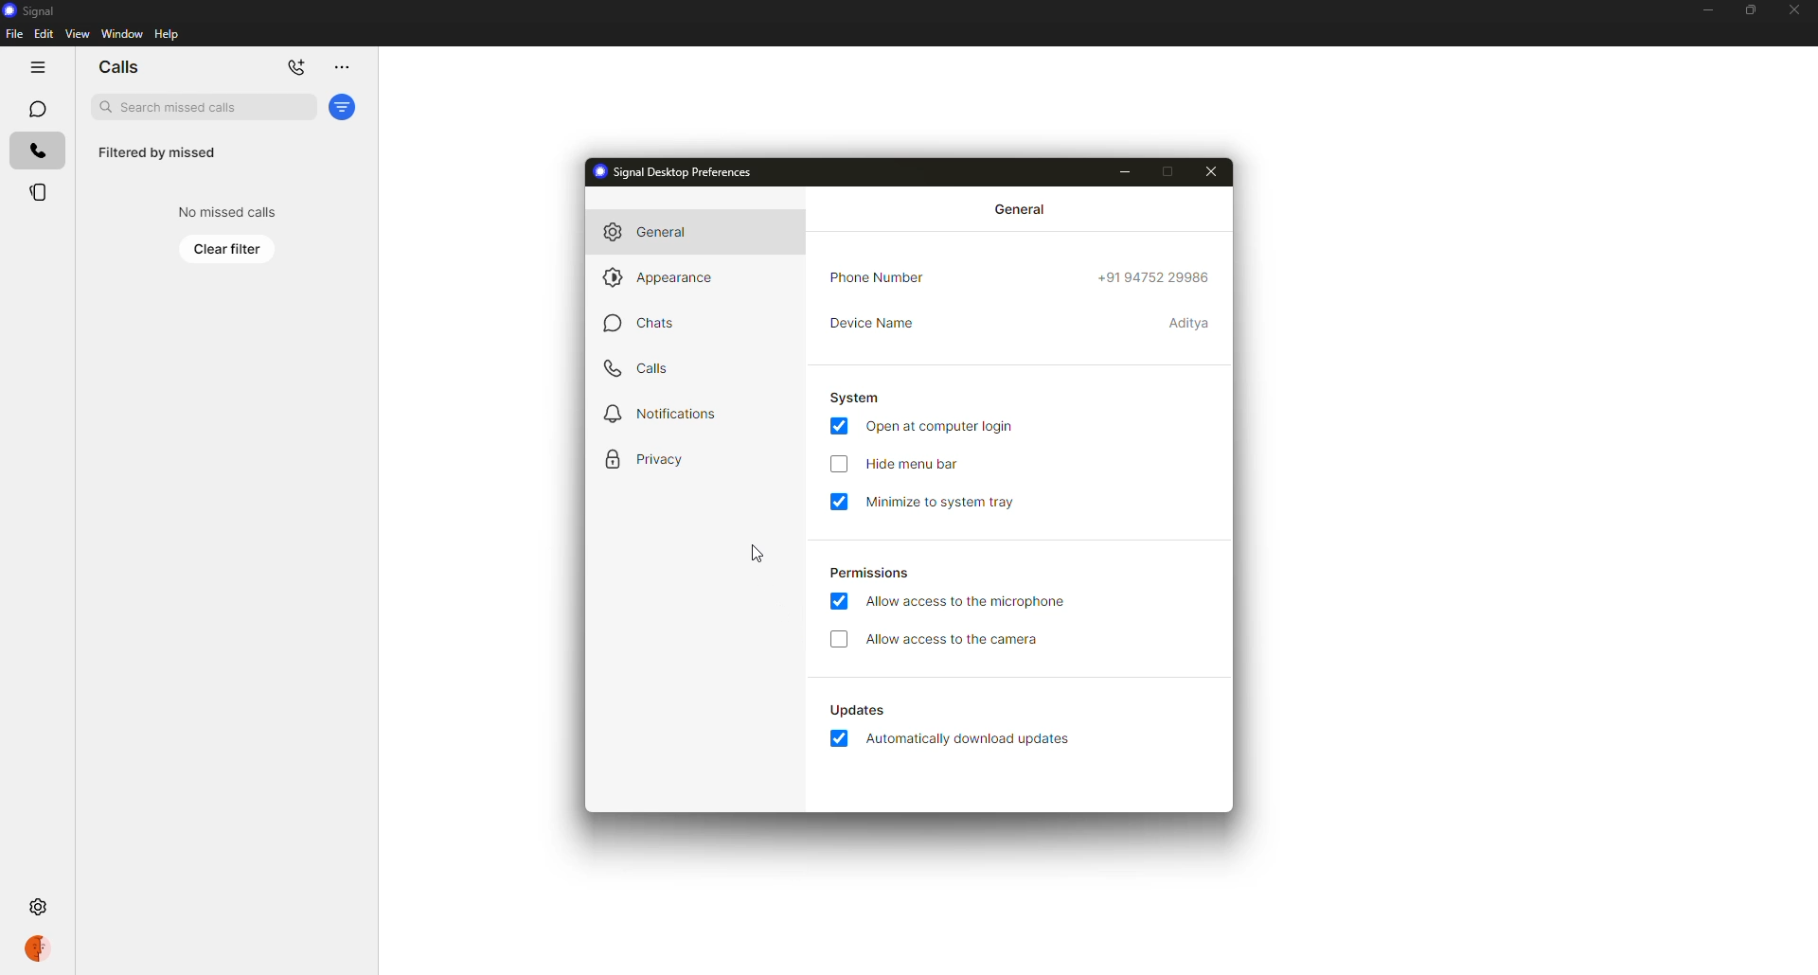 This screenshot has width=1818, height=975. What do you see at coordinates (228, 248) in the screenshot?
I see `clear filter` at bounding box center [228, 248].